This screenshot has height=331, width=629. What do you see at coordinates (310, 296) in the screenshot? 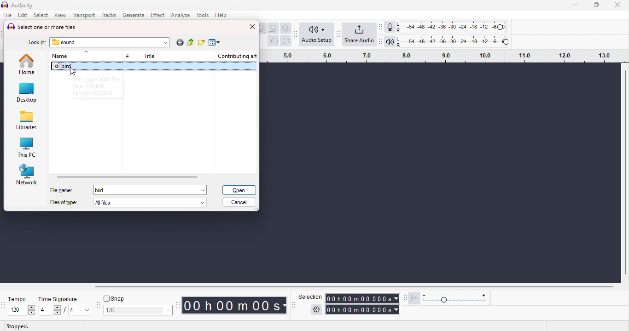
I see `selection` at bounding box center [310, 296].